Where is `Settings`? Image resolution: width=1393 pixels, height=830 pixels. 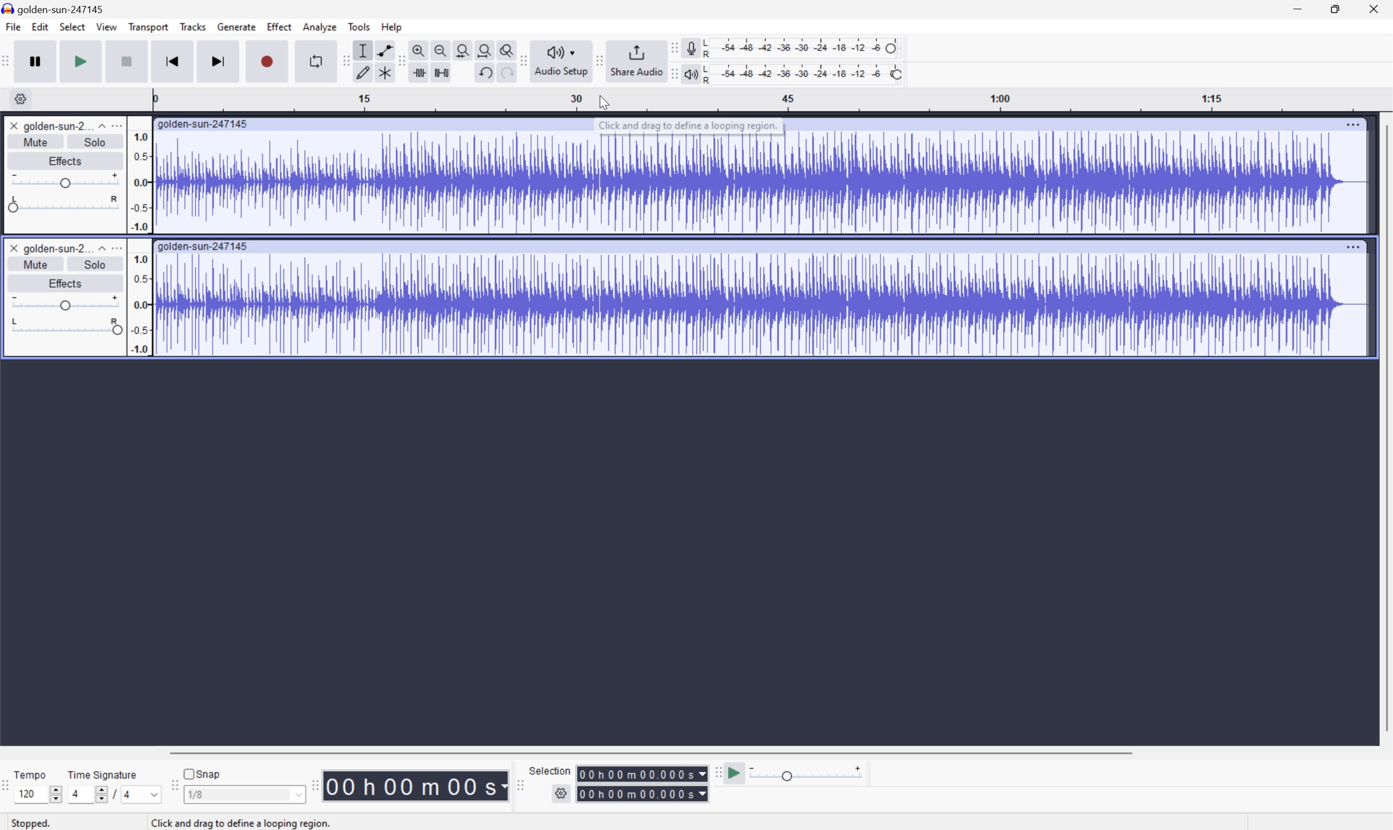
Settings is located at coordinates (17, 98).